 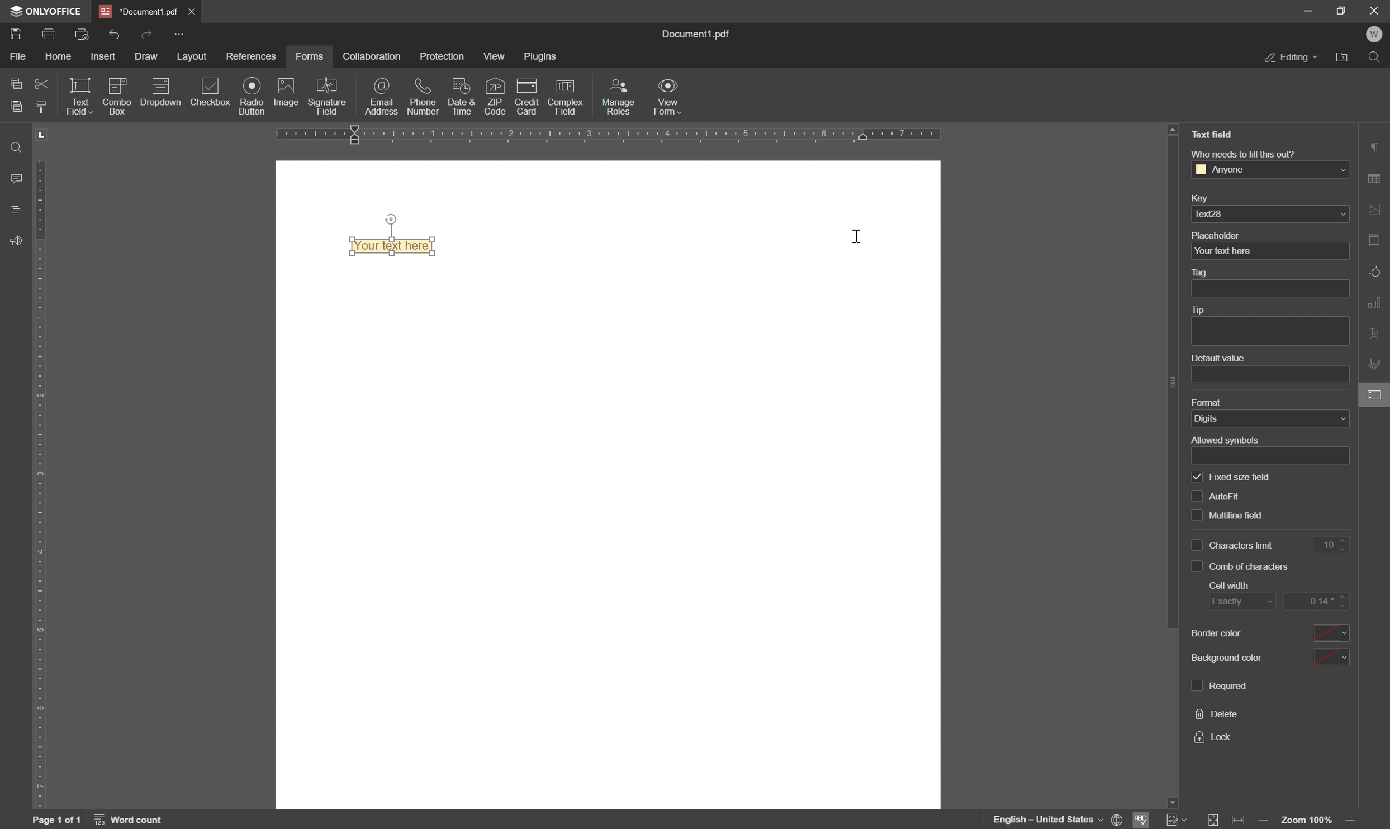 I want to click on comb of characters, so click(x=1241, y=567).